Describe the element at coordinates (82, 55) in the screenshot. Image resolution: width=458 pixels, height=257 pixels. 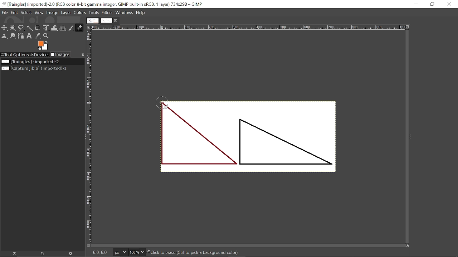
I see `Configure this tab` at that location.